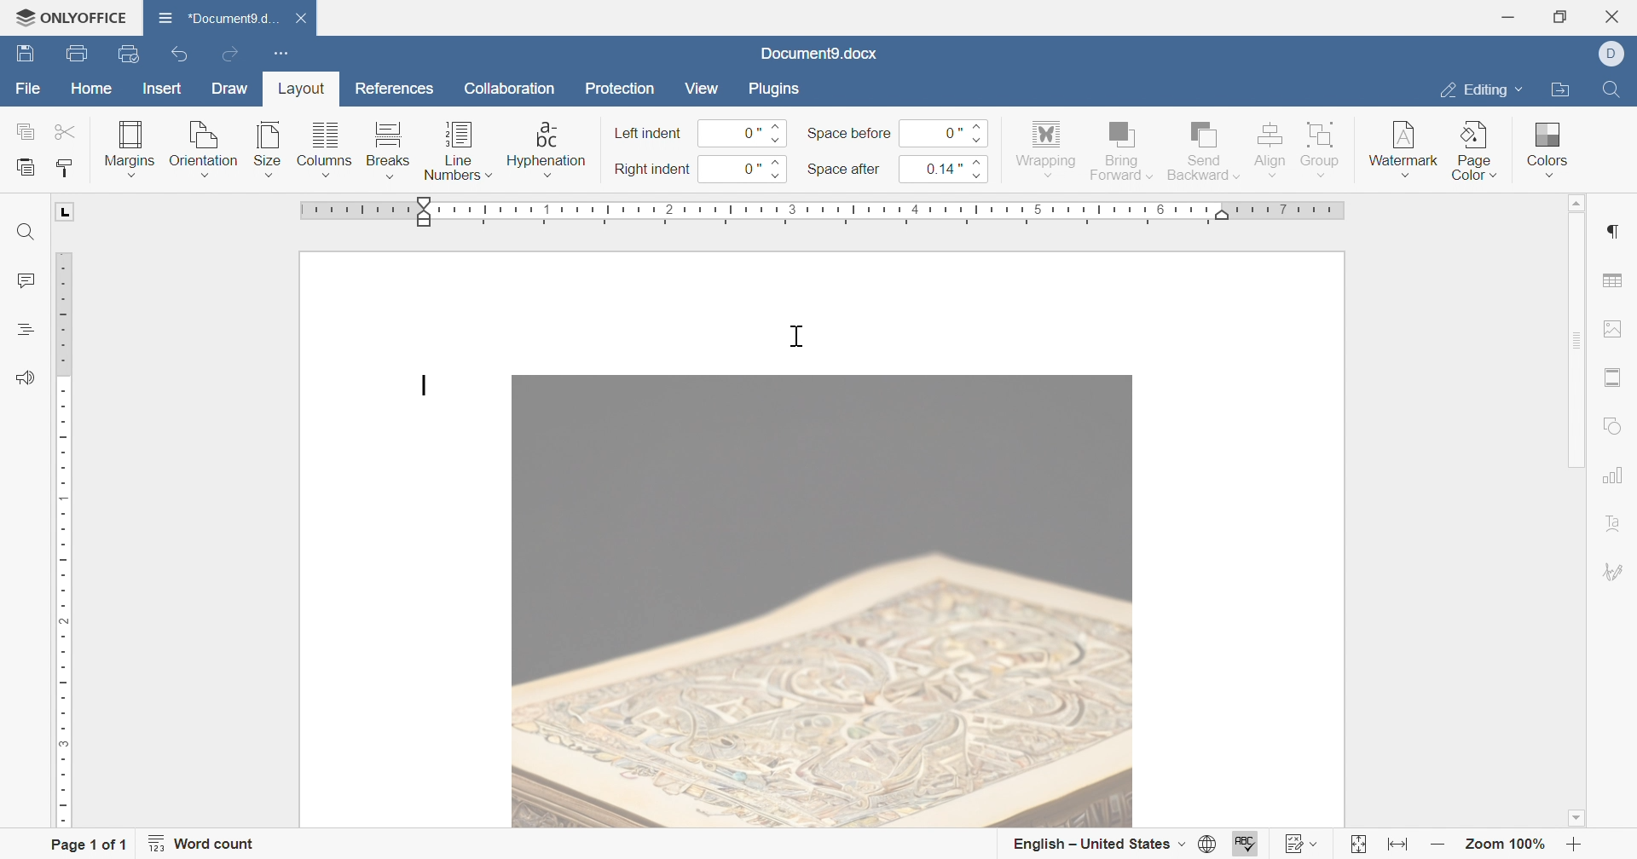 This screenshot has width=1637, height=859. What do you see at coordinates (649, 135) in the screenshot?
I see `left indent` at bounding box center [649, 135].